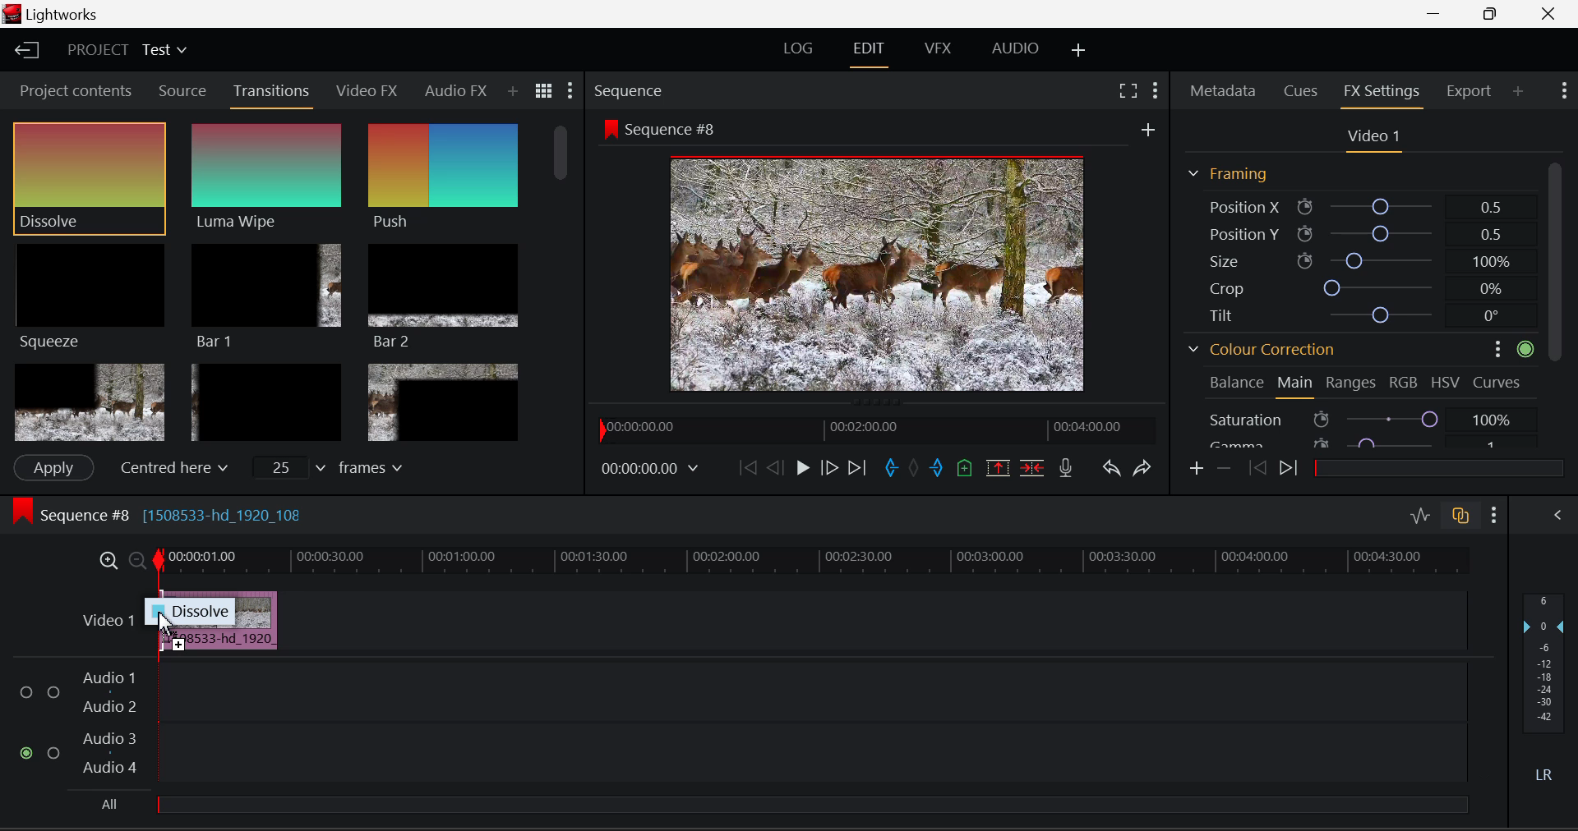  What do you see at coordinates (108, 562) in the screenshot?
I see `Timeline Zoom In` at bounding box center [108, 562].